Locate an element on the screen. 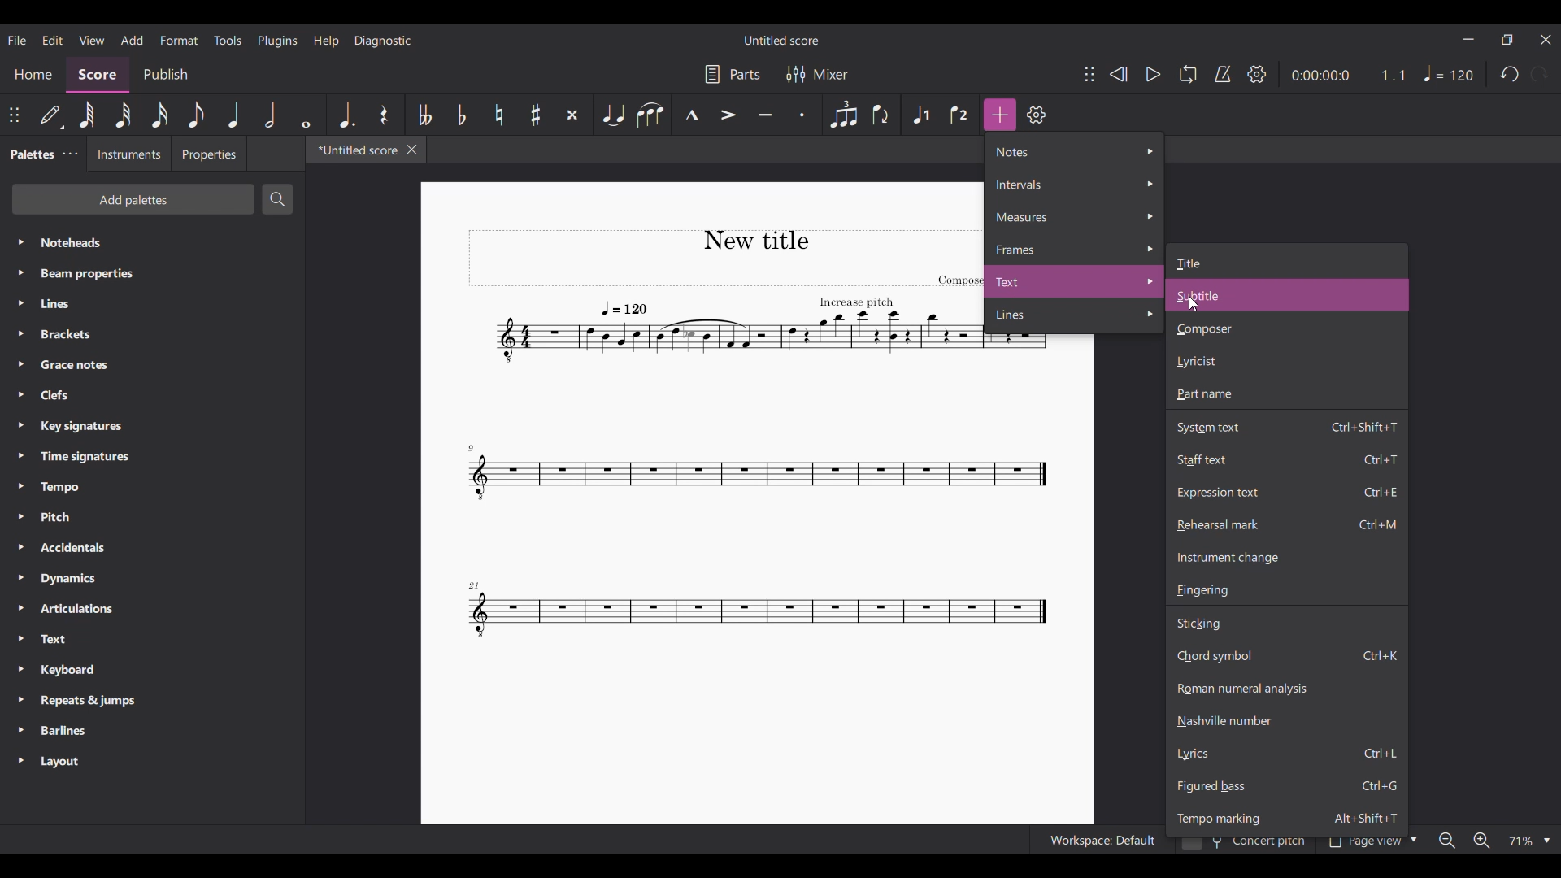 This screenshot has width=1561, height=878. Page view options is located at coordinates (1369, 844).